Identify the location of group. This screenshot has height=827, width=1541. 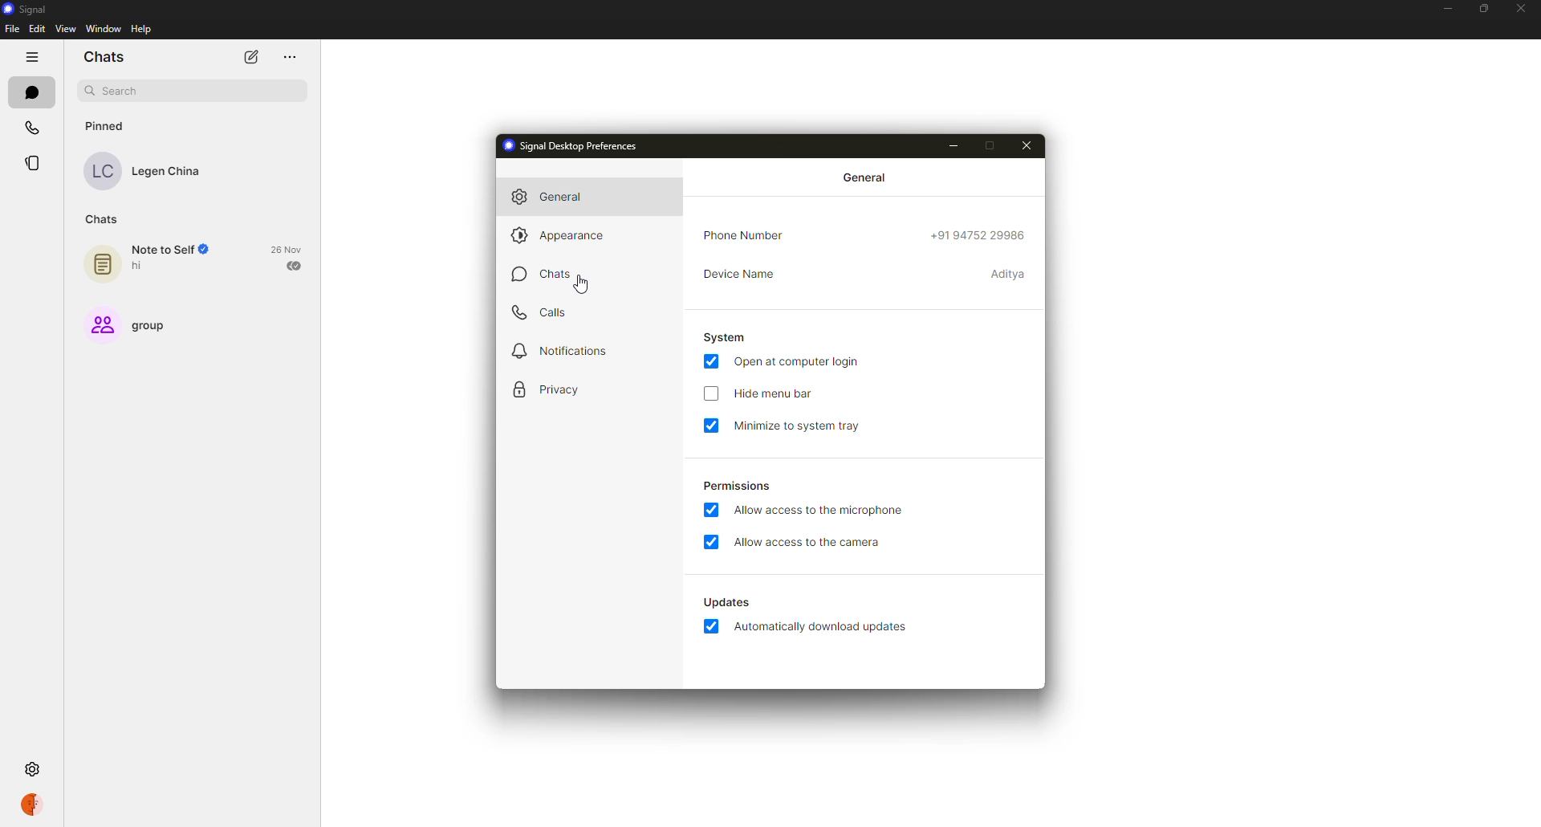
(134, 323).